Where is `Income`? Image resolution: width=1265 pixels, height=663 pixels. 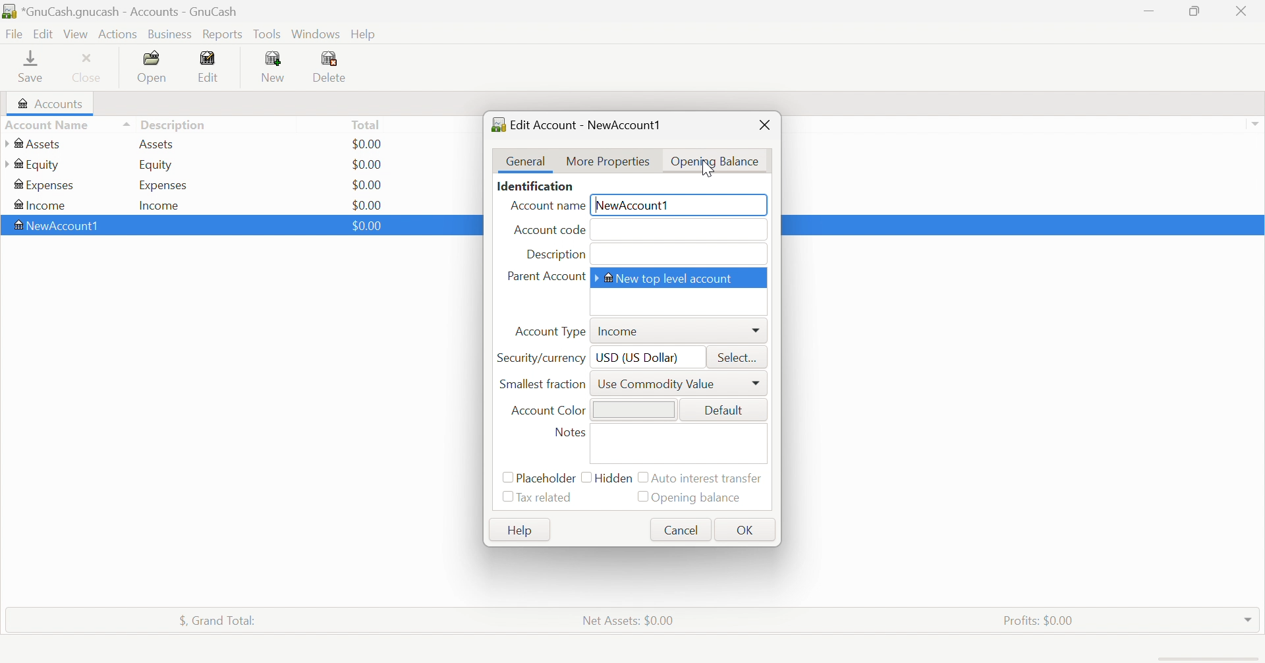
Income is located at coordinates (164, 204).